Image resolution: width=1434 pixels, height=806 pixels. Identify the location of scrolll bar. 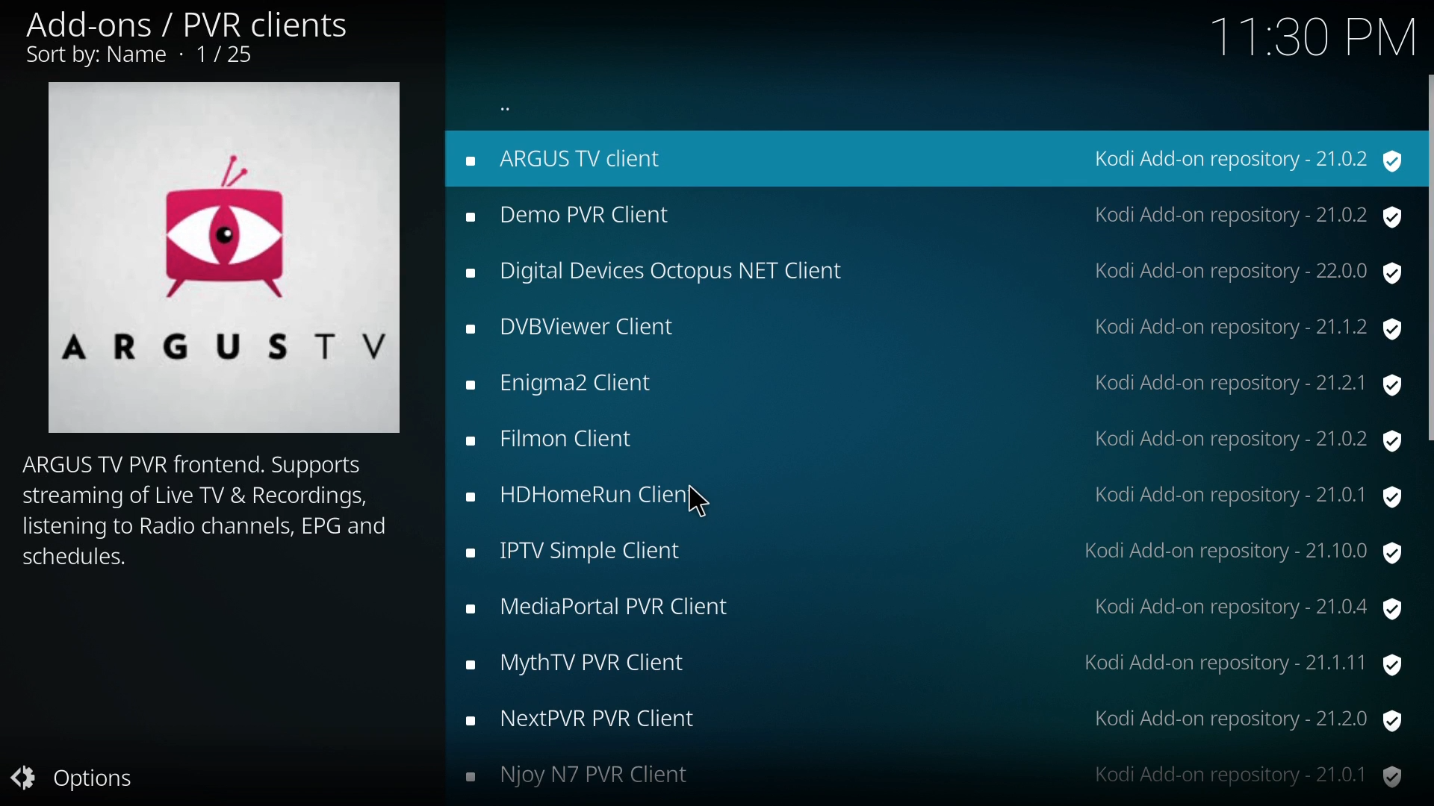
(1425, 260).